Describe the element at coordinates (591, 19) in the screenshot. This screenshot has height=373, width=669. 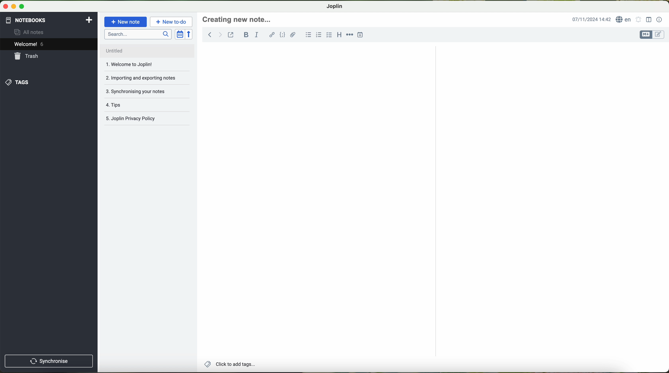
I see `date and hour` at that location.